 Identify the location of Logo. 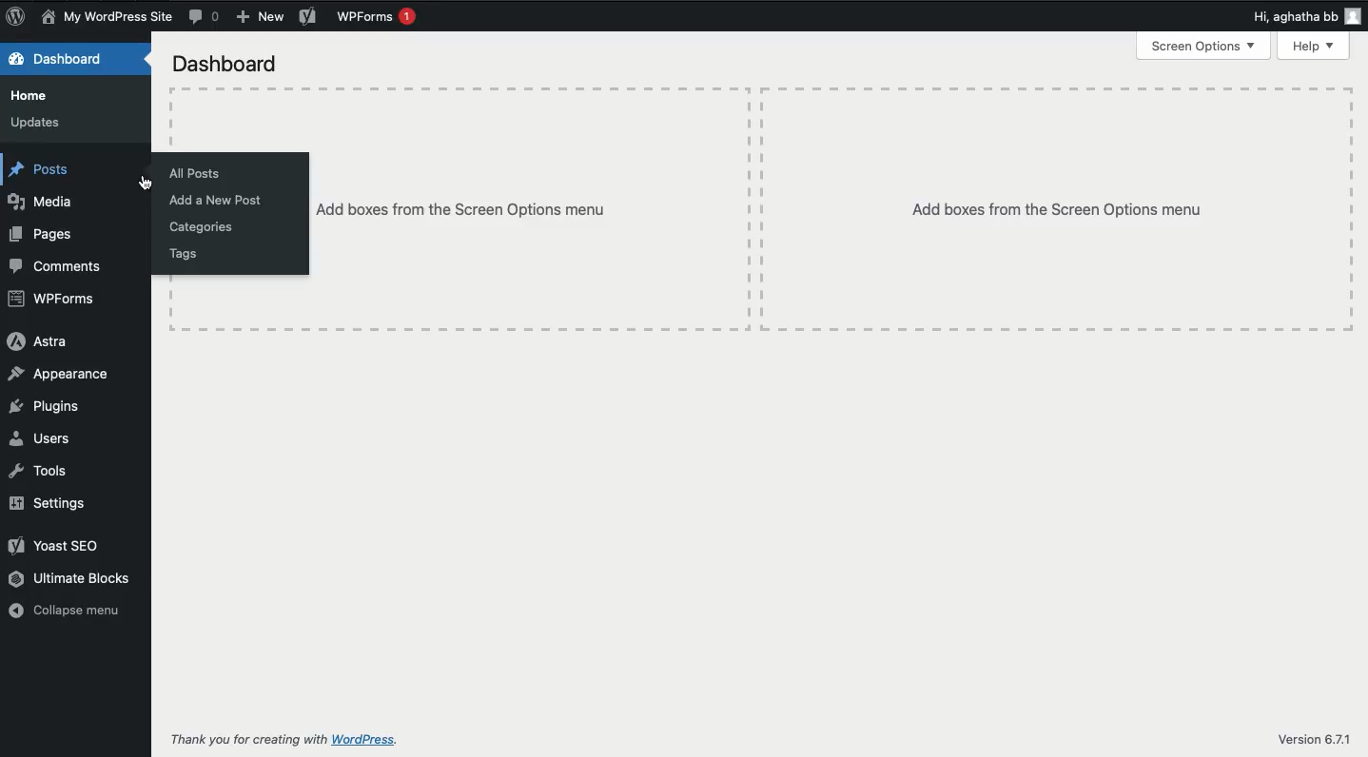
(17, 18).